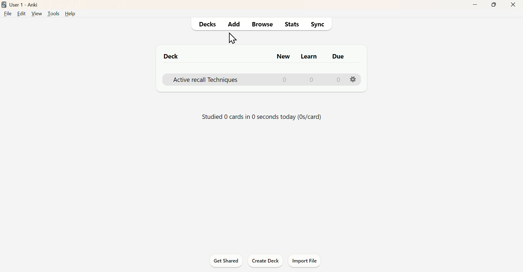  Describe the element at coordinates (234, 38) in the screenshot. I see `Cursor` at that location.